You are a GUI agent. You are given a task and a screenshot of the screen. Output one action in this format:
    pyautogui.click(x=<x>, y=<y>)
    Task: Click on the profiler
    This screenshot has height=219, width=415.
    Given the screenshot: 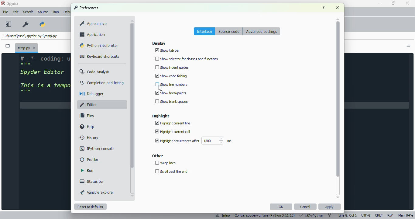 What is the action you would take?
    pyautogui.click(x=89, y=159)
    